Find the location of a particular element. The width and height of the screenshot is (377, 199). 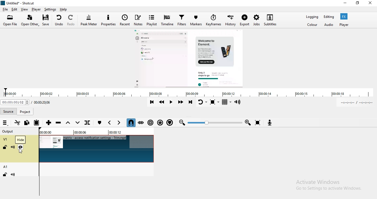

Ripple is located at coordinates (150, 124).